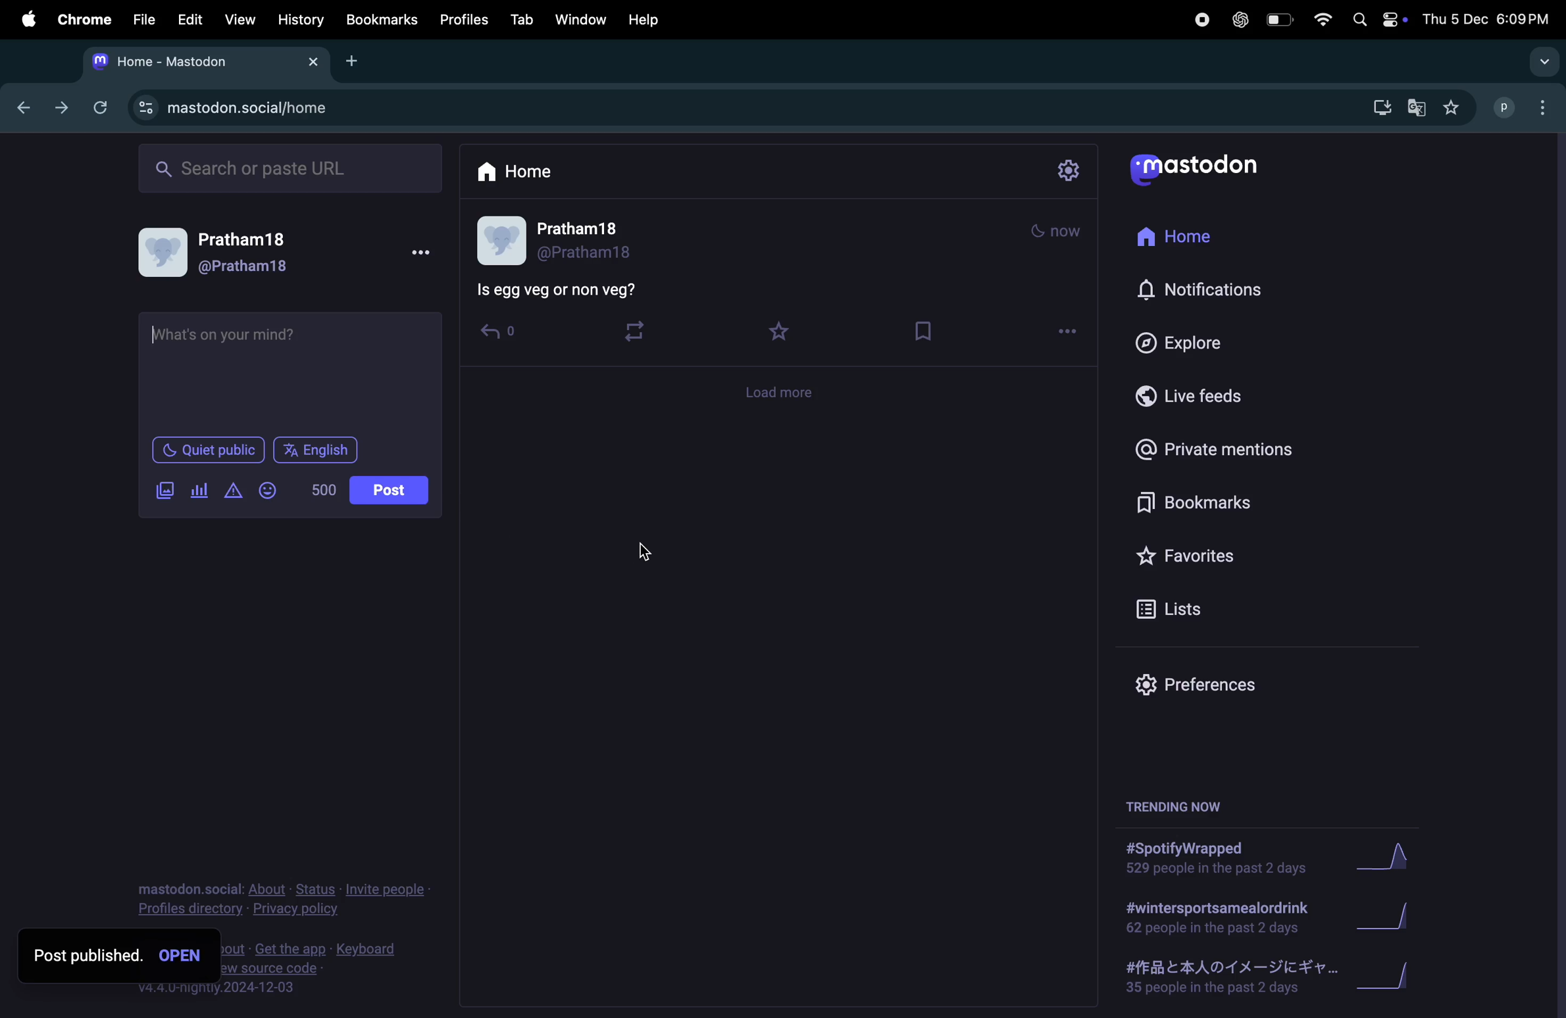 The height and width of the screenshot is (1018, 1566). What do you see at coordinates (199, 493) in the screenshot?
I see `poll` at bounding box center [199, 493].